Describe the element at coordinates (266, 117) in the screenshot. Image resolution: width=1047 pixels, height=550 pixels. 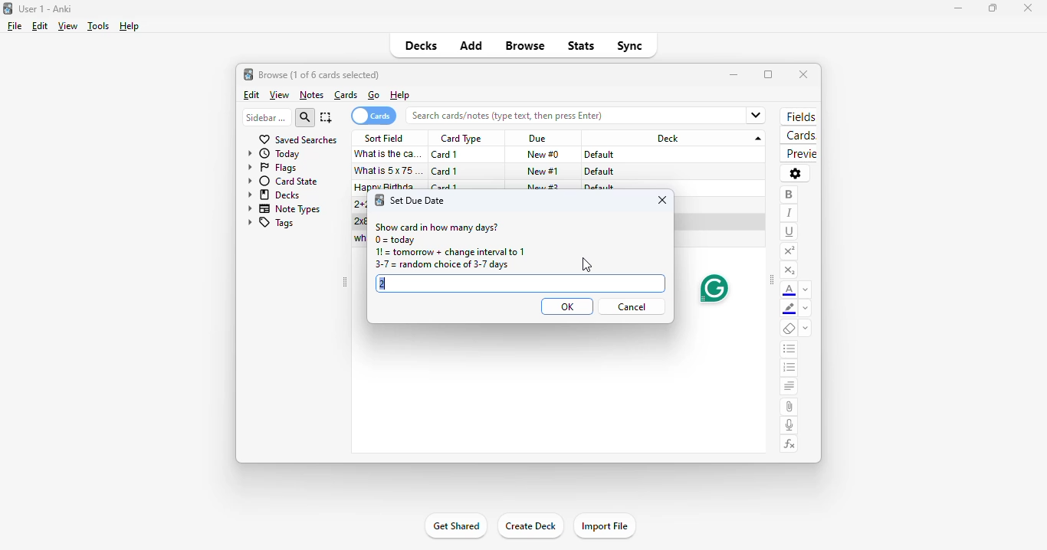
I see `sidebar filter` at that location.